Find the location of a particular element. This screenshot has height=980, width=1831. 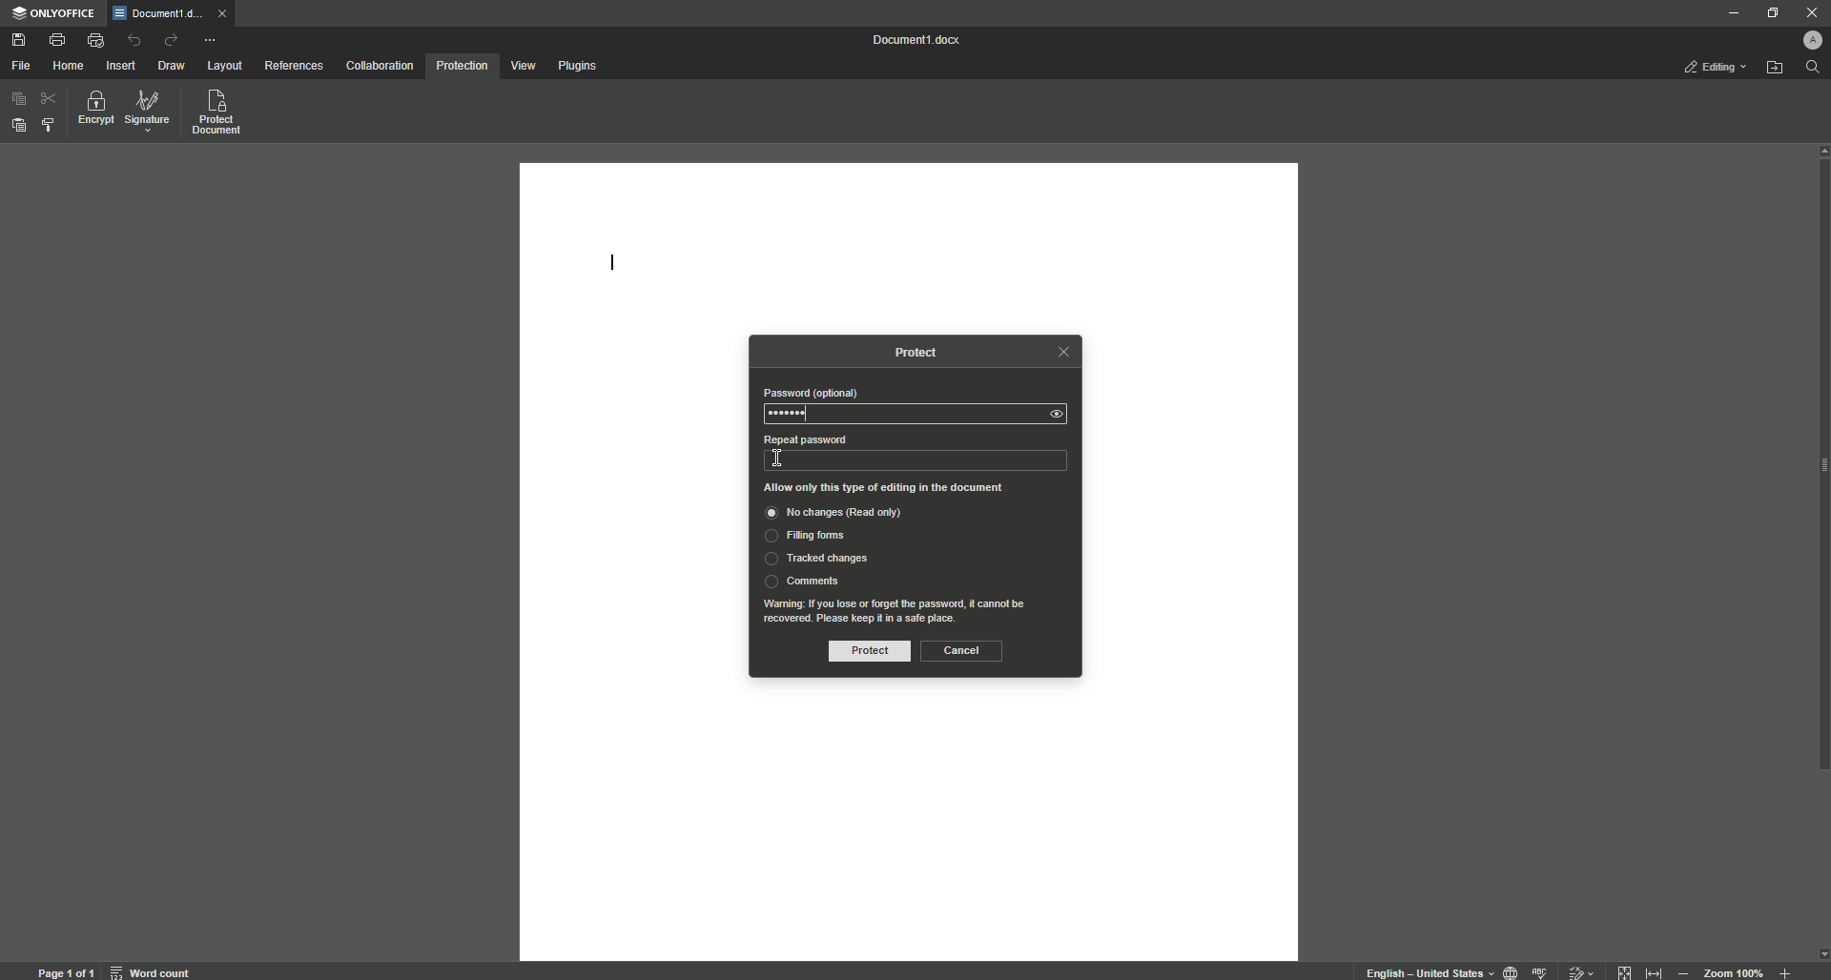

zoom 100% is located at coordinates (1736, 970).